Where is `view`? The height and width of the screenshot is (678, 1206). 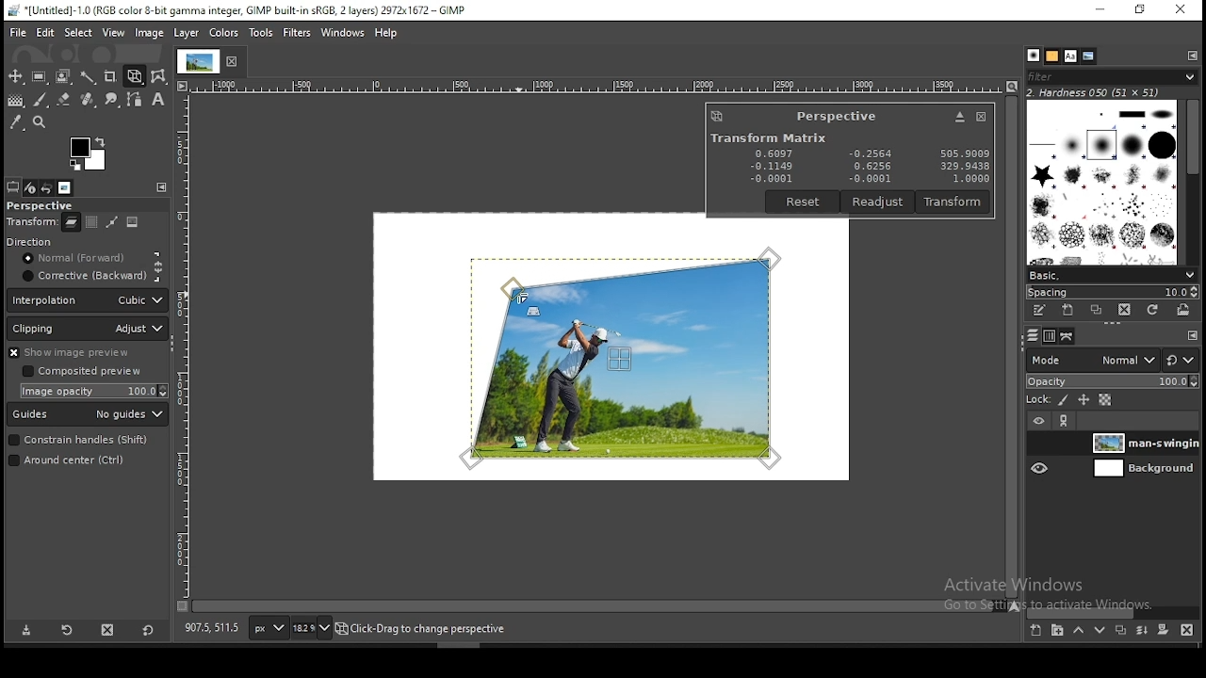 view is located at coordinates (112, 33).